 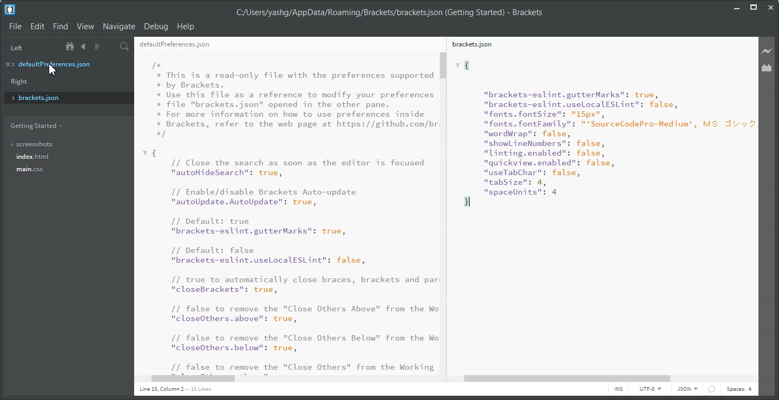 I want to click on Extension Manager, so click(x=768, y=68).